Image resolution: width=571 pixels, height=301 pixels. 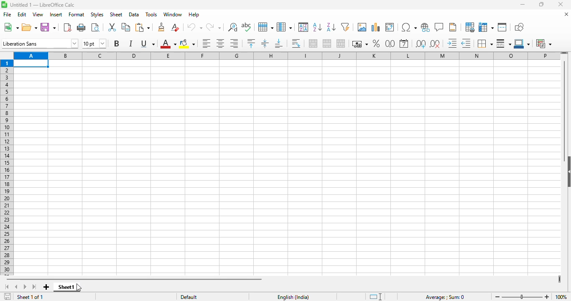 I want to click on italic, so click(x=130, y=43).